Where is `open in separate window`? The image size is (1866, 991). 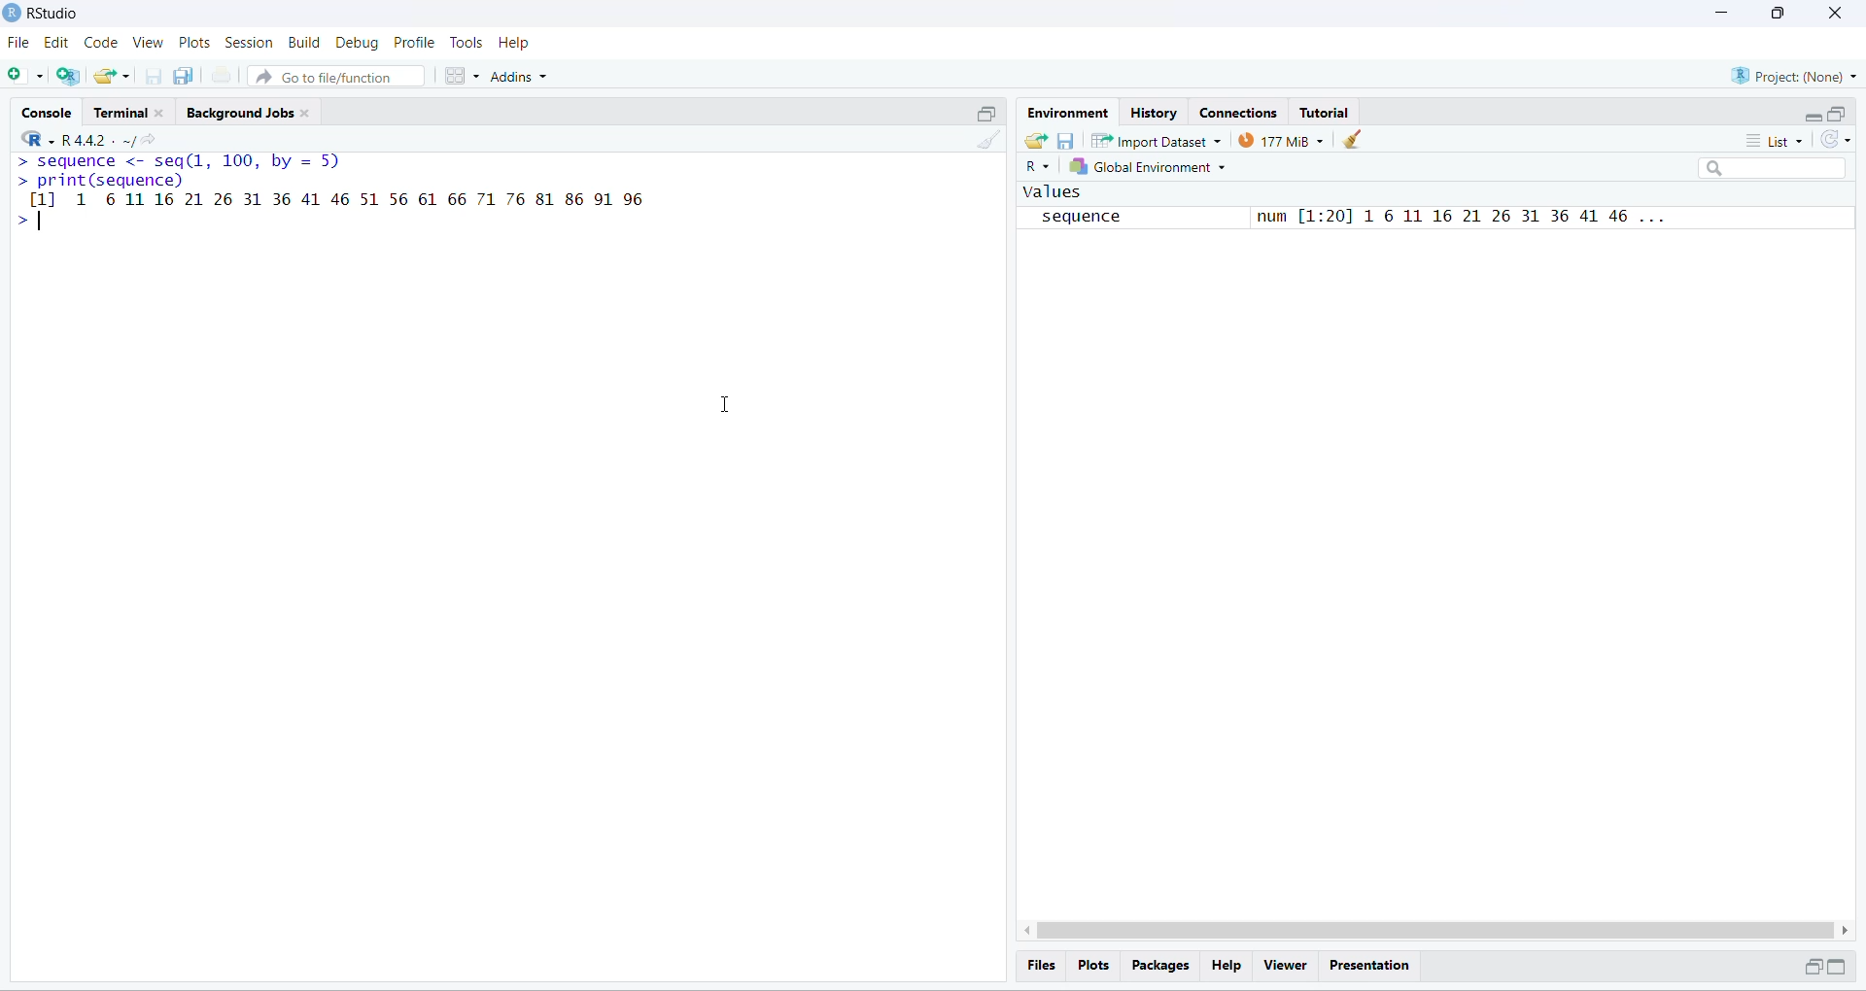
open in separate window is located at coordinates (988, 114).